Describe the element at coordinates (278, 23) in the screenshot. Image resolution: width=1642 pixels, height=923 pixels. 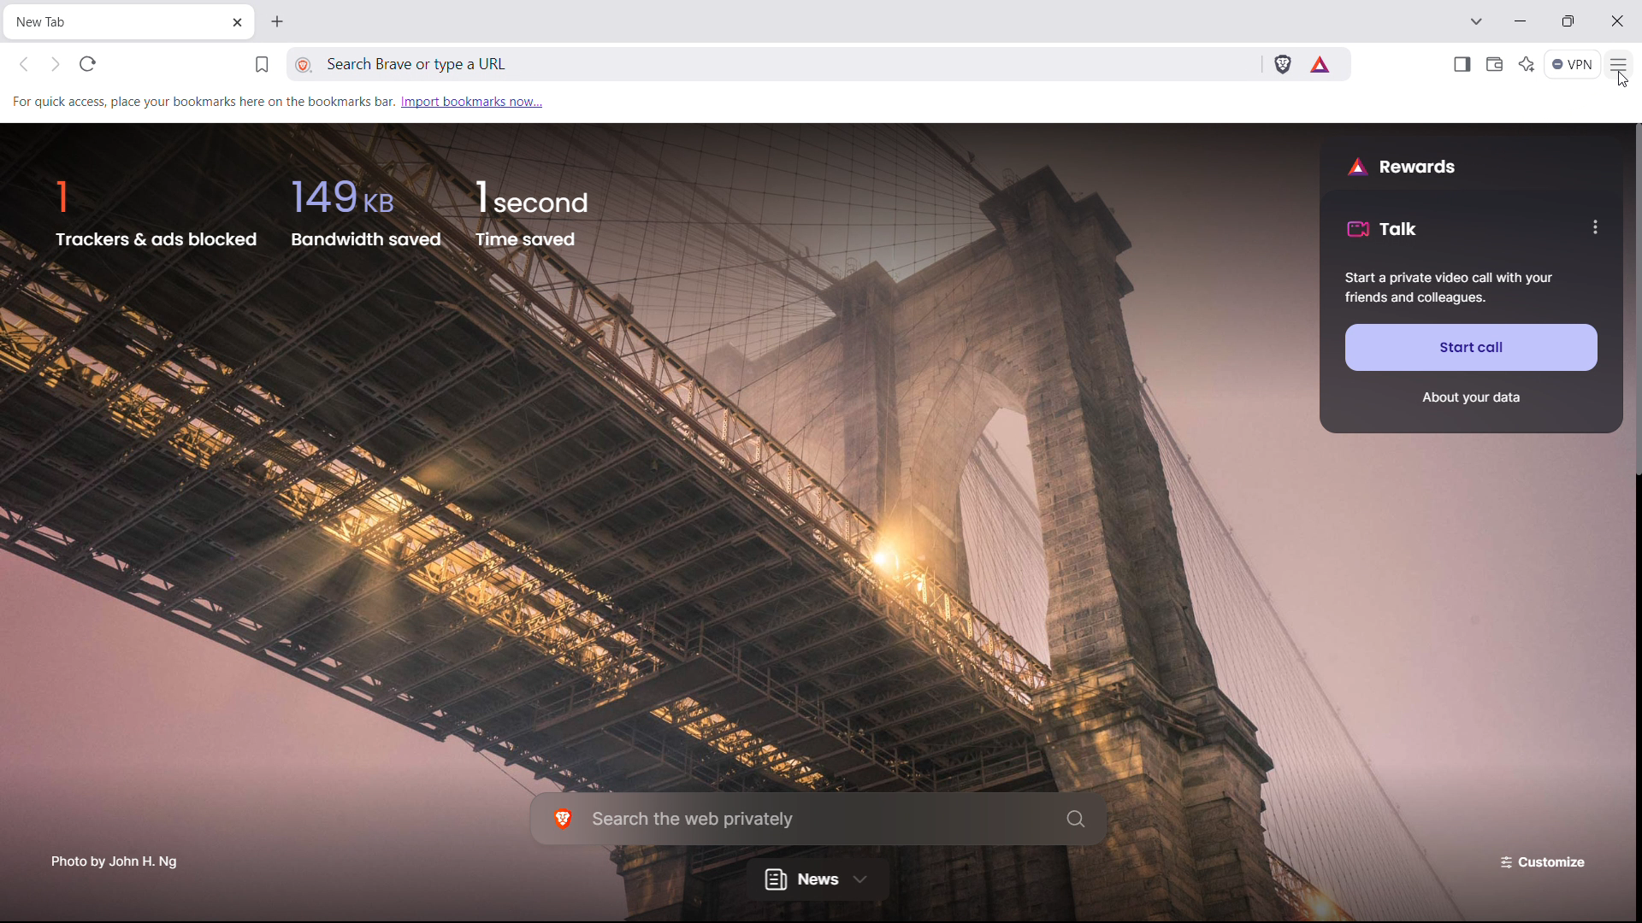
I see `open new tab` at that location.